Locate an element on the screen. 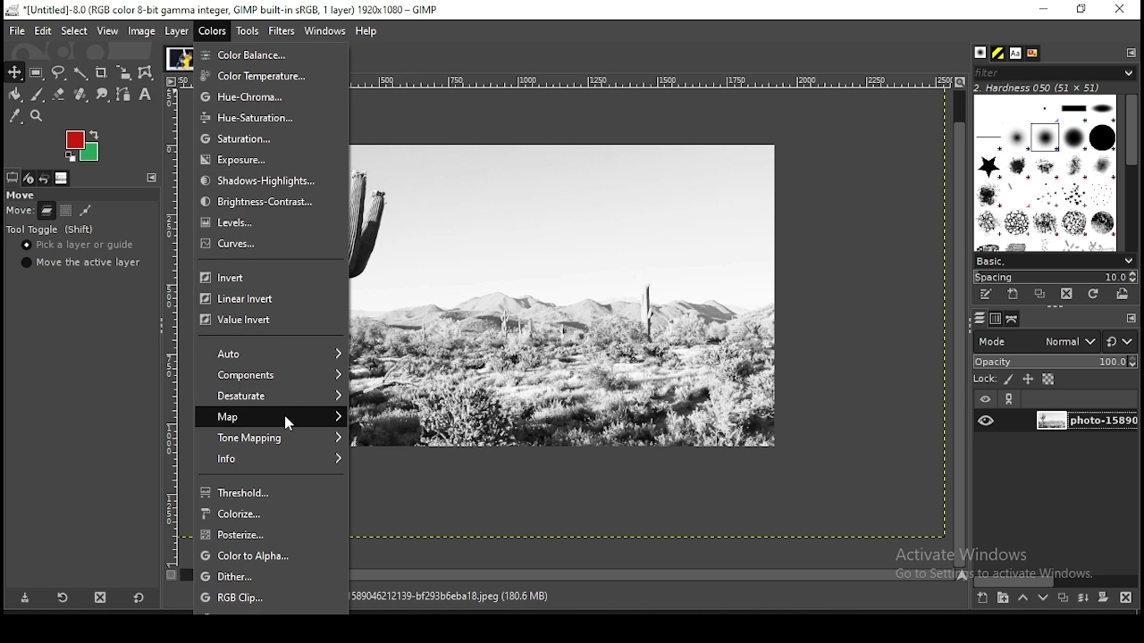 The image size is (1144, 643). scroll bar is located at coordinates (654, 573).